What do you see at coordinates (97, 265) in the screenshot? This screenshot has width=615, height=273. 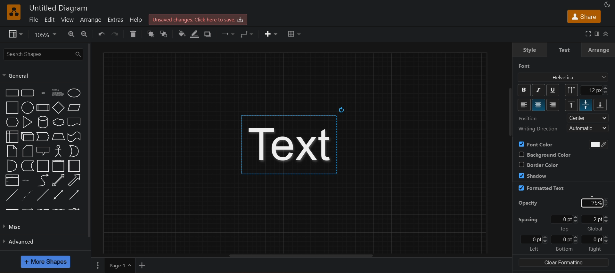 I see `pages` at bounding box center [97, 265].